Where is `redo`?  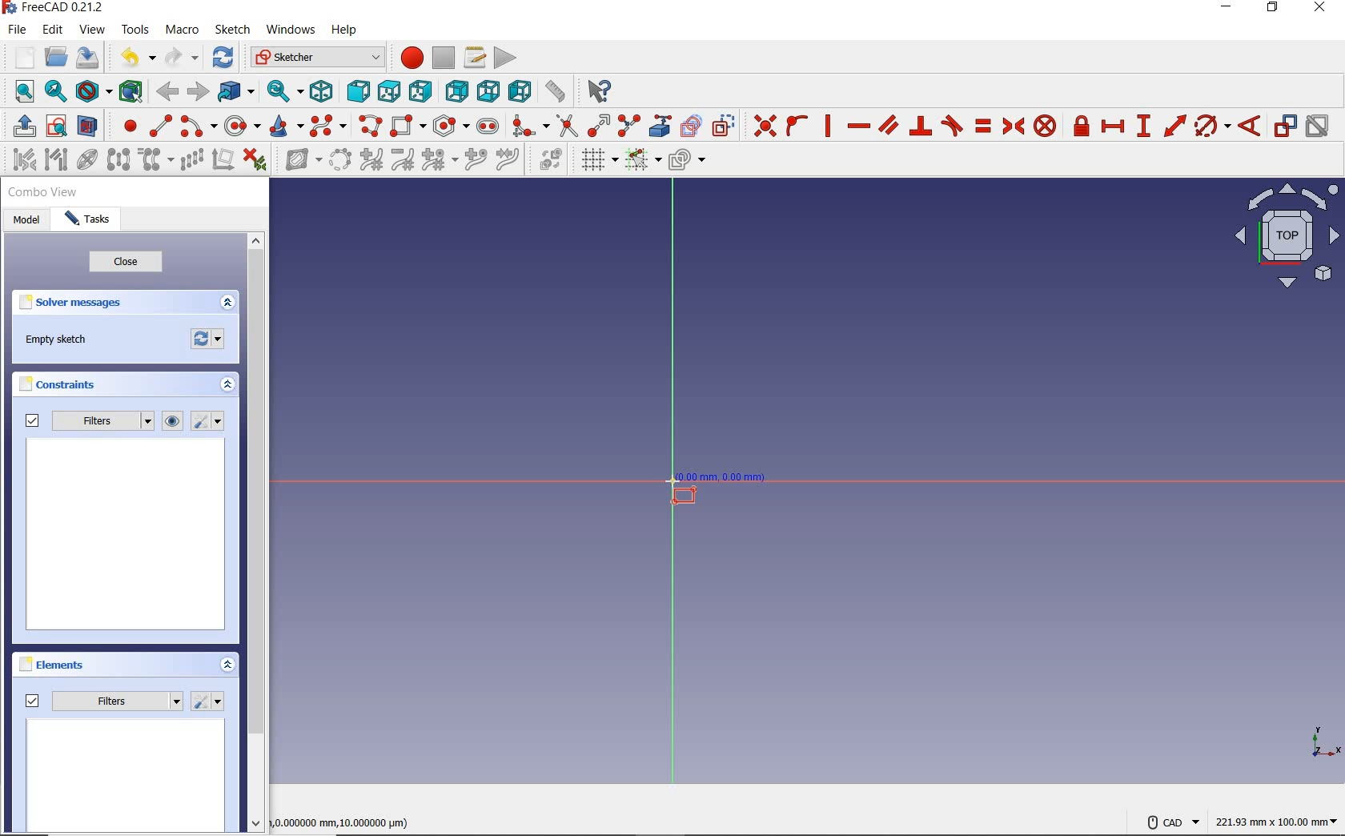 redo is located at coordinates (182, 58).